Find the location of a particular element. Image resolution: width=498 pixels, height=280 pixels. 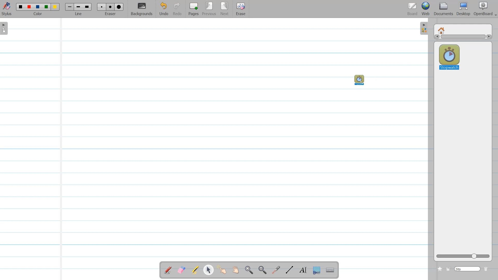

Stop watch is located at coordinates (449, 56).